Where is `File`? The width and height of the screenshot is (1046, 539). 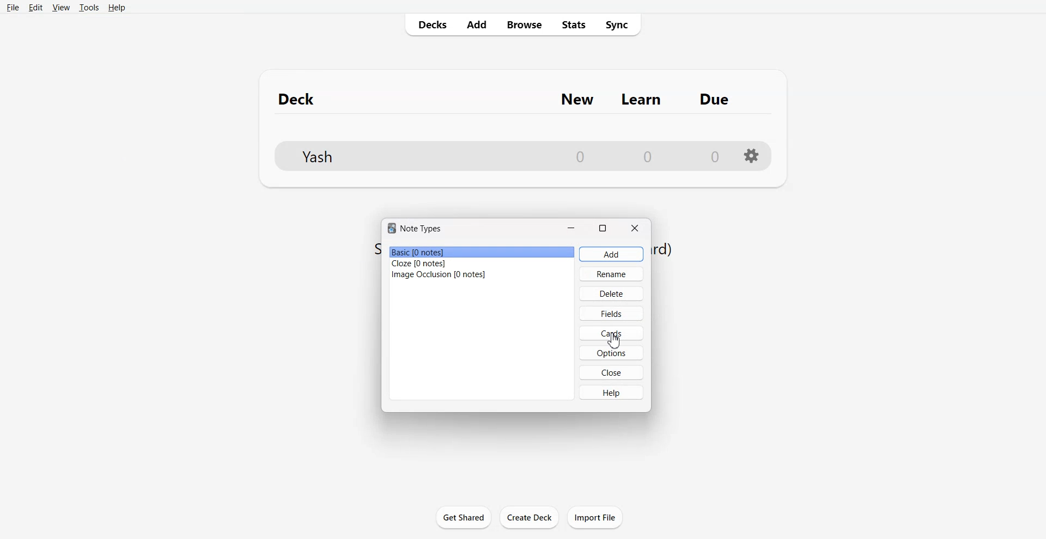 File is located at coordinates (497, 154).